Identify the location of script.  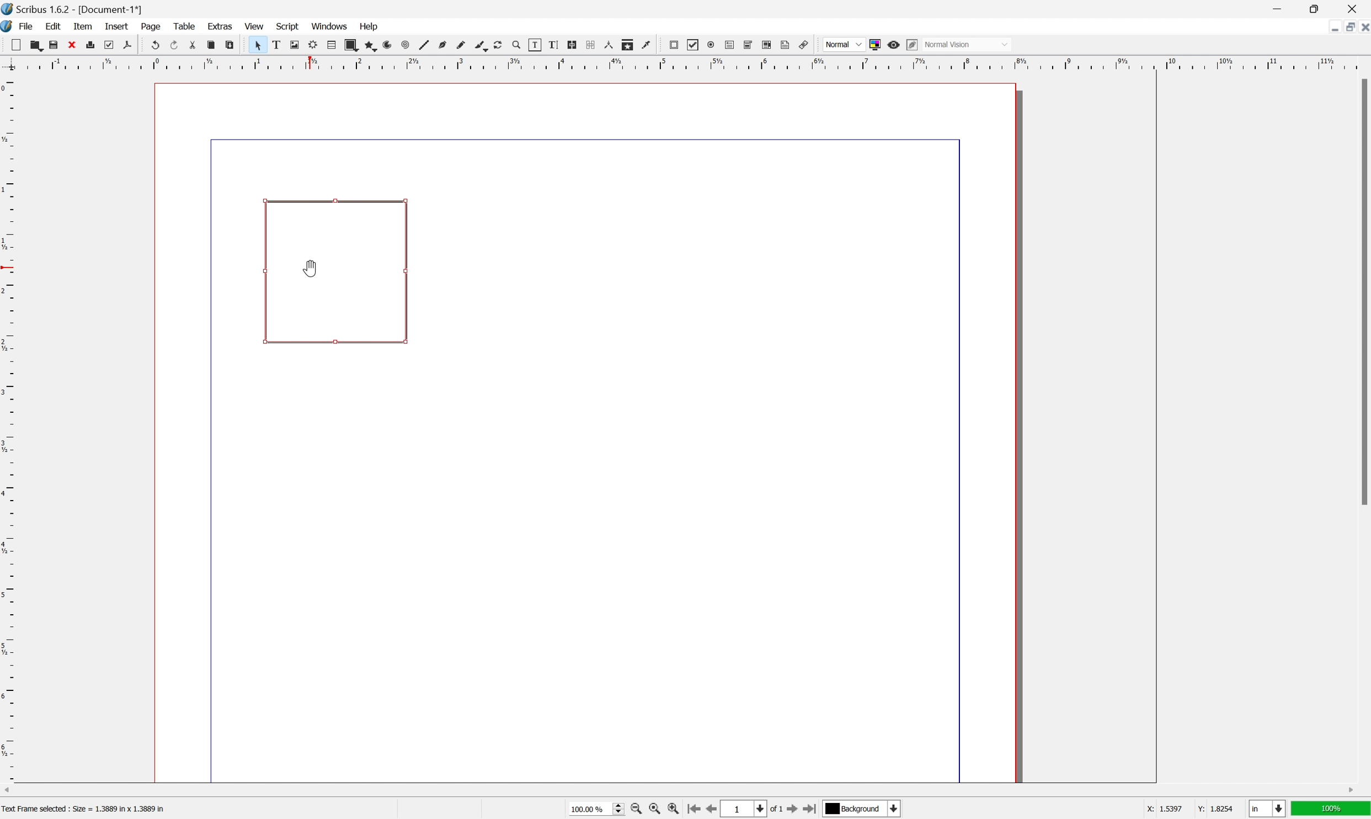
(288, 25).